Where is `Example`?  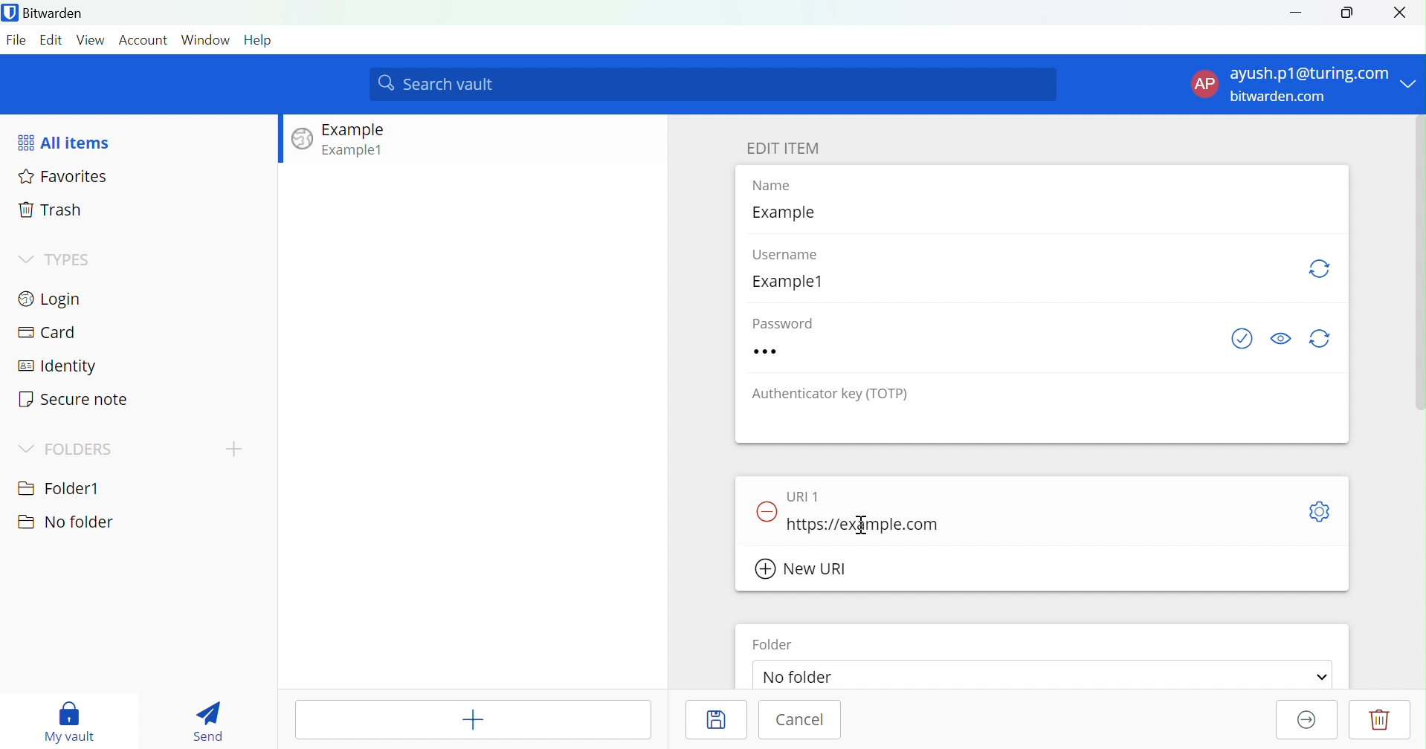
Example is located at coordinates (356, 130).